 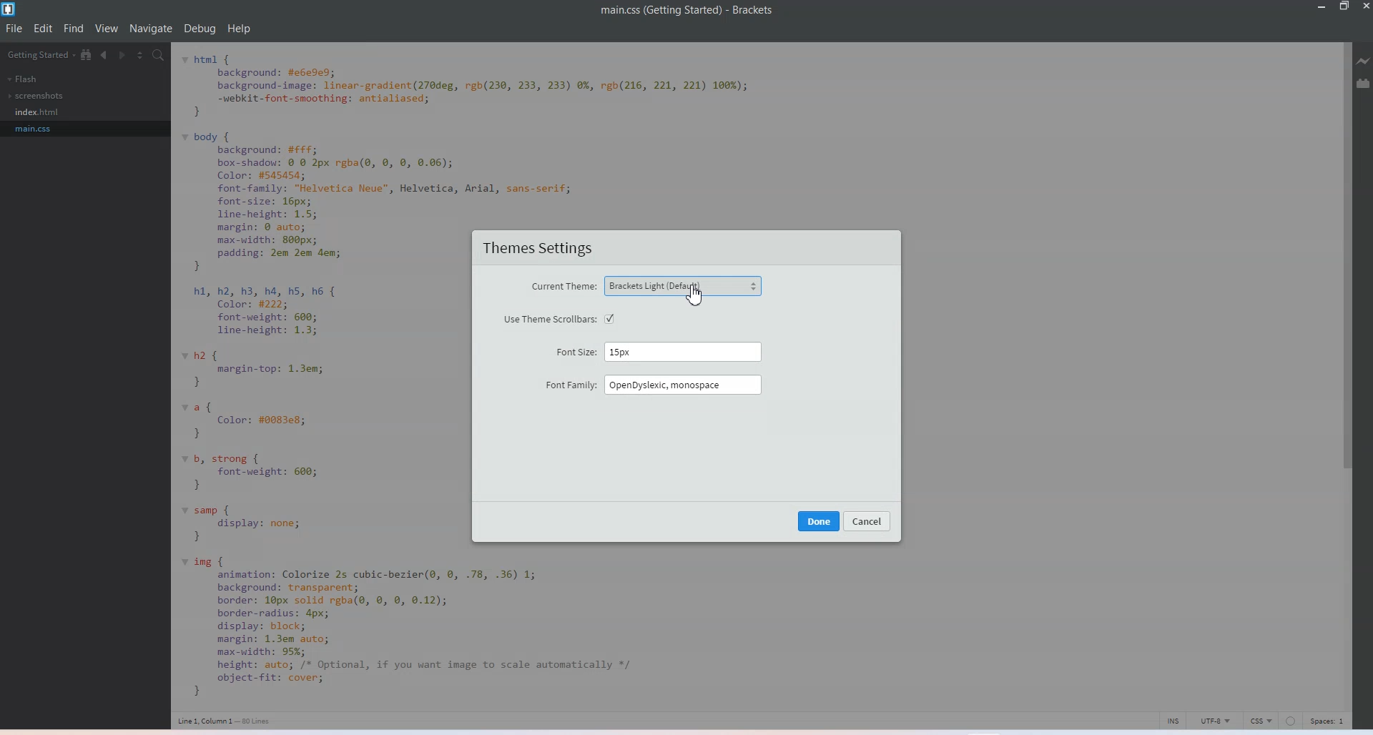 I want to click on Maximize, so click(x=1345, y=7).